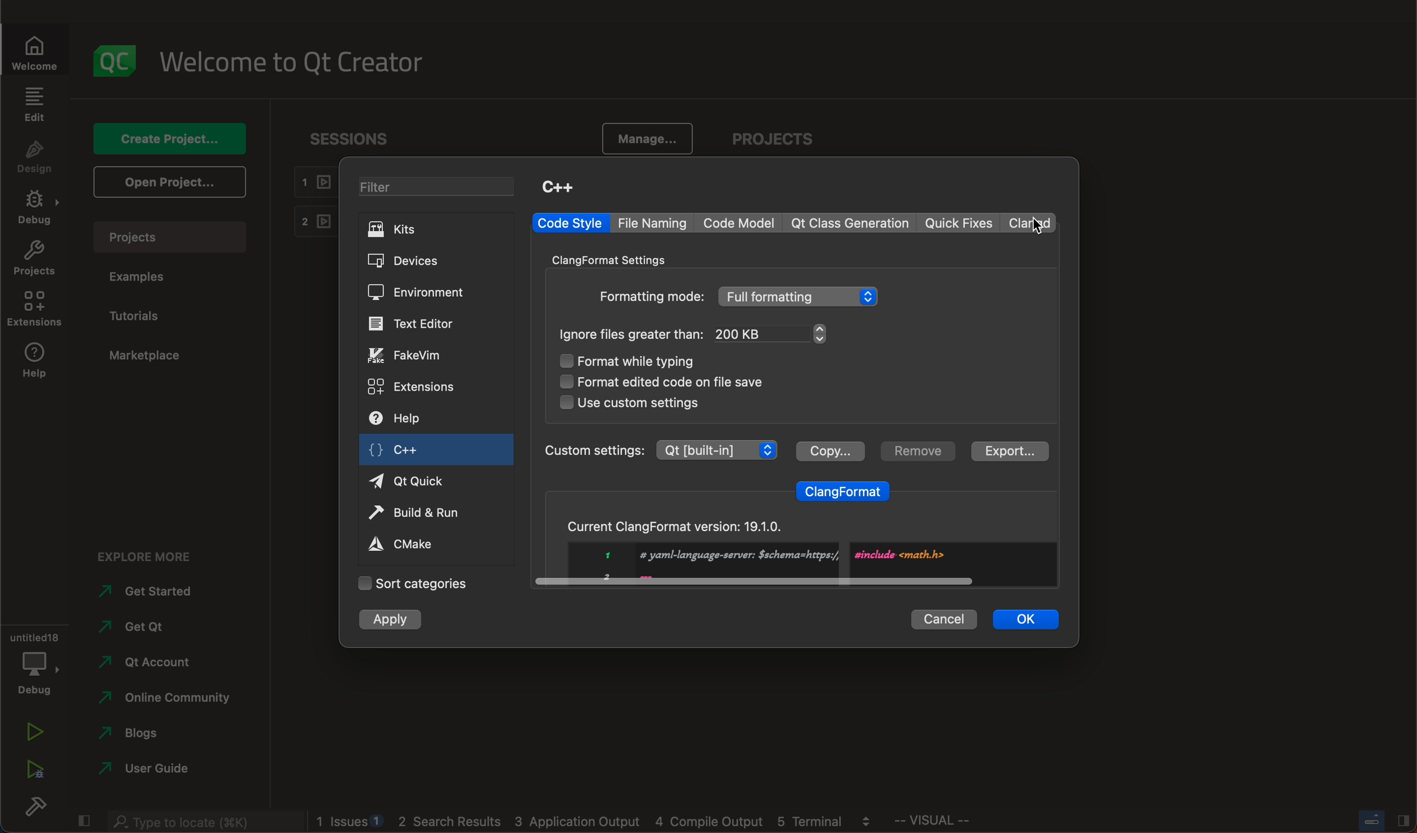  What do you see at coordinates (563, 189) in the screenshot?
I see `C++` at bounding box center [563, 189].